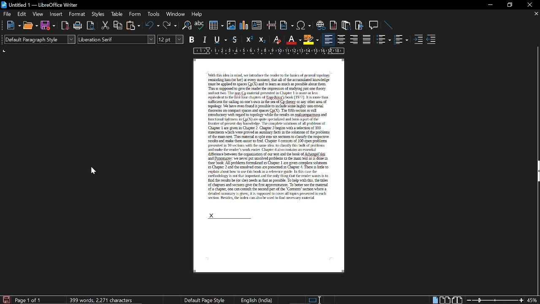 The height and width of the screenshot is (304, 540). I want to click on cut , so click(105, 26).